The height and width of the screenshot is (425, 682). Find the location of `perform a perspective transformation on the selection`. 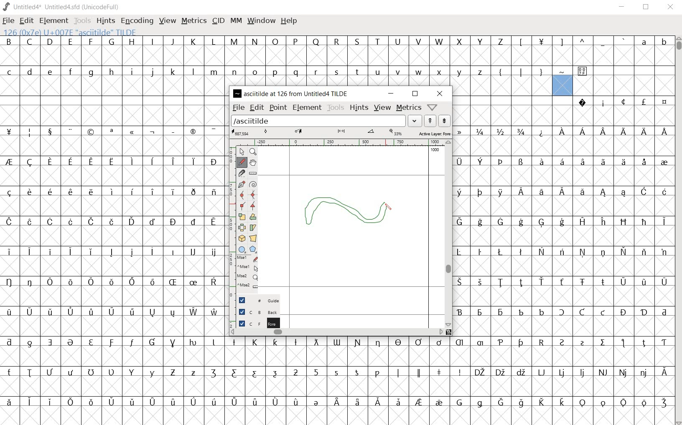

perform a perspective transformation on the selection is located at coordinates (254, 238).